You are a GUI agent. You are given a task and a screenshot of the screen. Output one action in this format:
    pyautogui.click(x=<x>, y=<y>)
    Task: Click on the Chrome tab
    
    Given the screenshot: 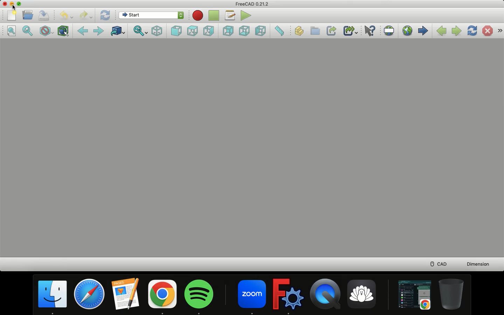 What is the action you would take?
    pyautogui.click(x=414, y=295)
    